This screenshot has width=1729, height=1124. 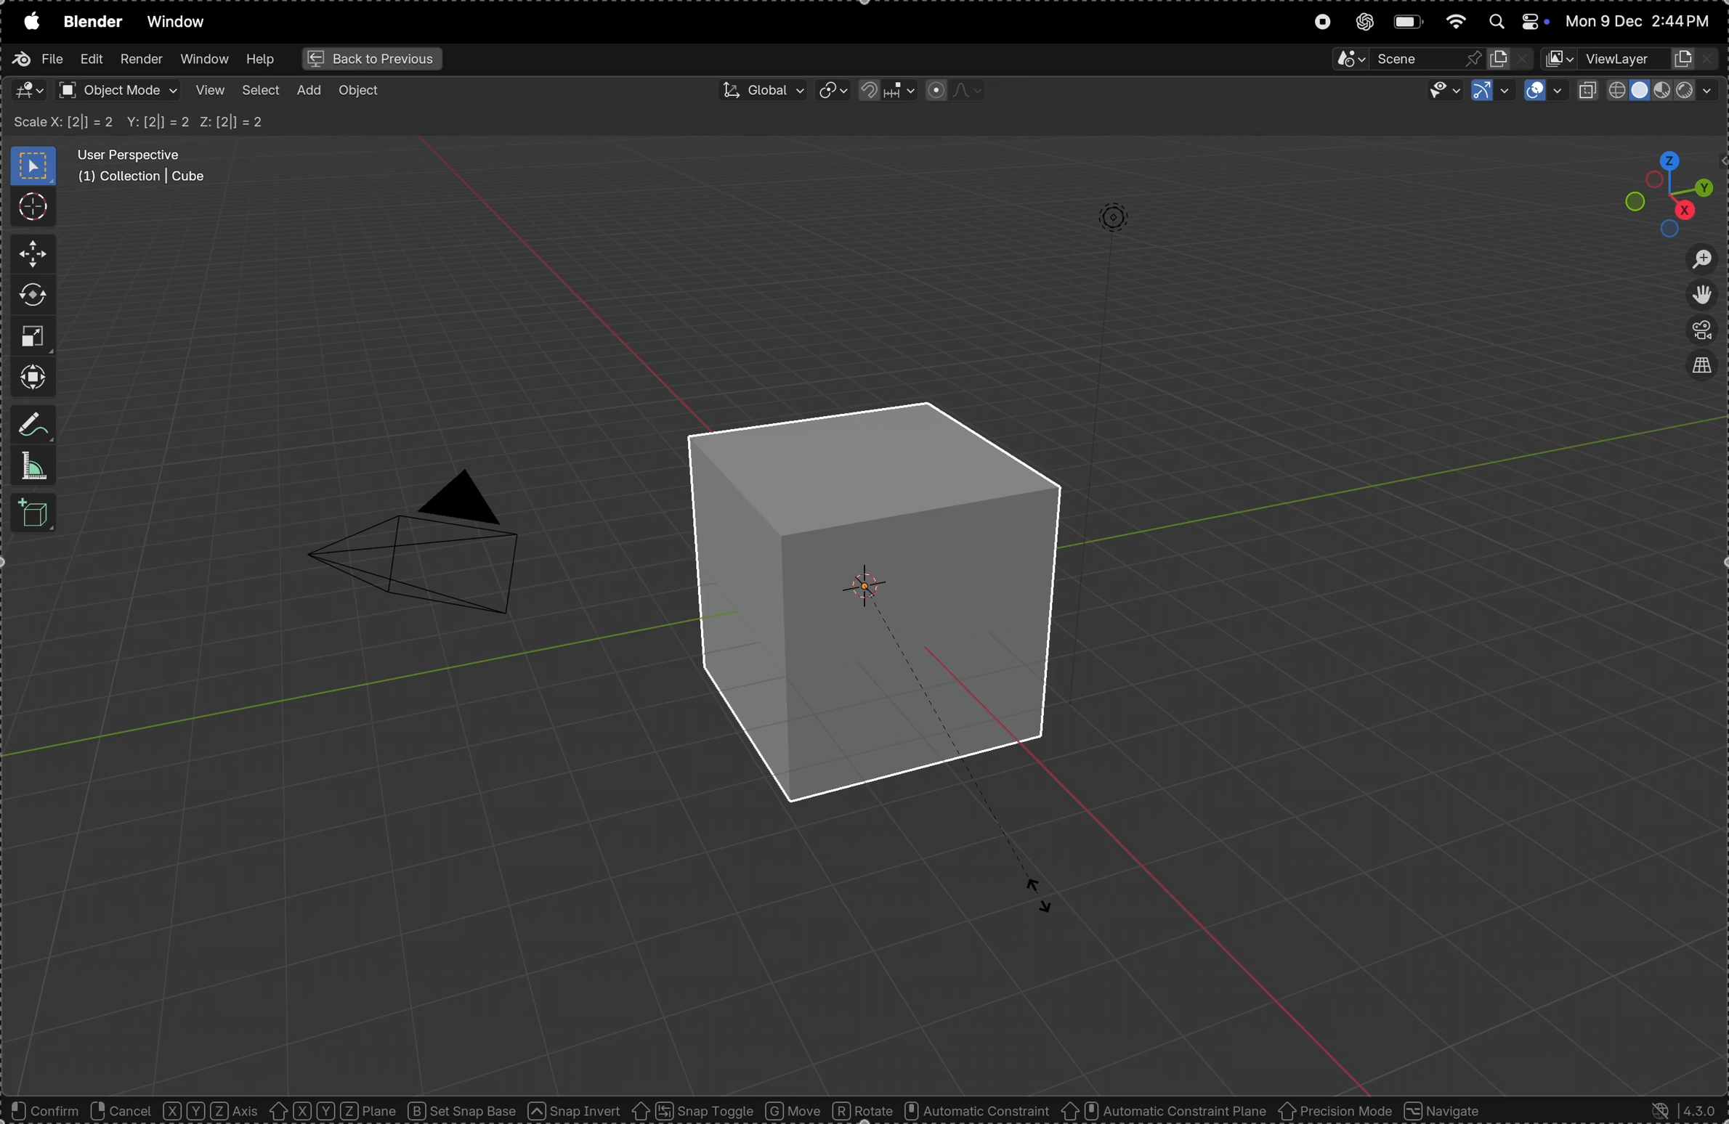 What do you see at coordinates (1647, 90) in the screenshot?
I see `view port shading` at bounding box center [1647, 90].